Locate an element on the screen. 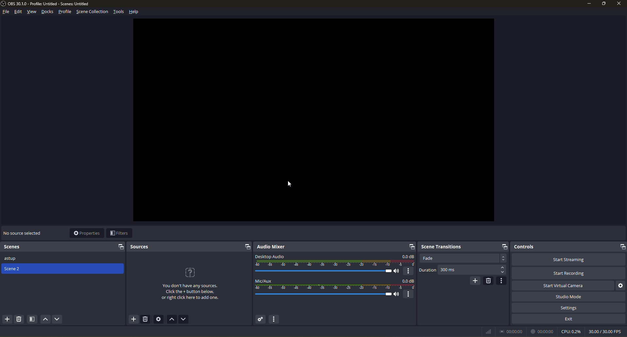 Image resolution: width=627 pixels, height=337 pixels. Scene 2 is located at coordinates (18, 269).